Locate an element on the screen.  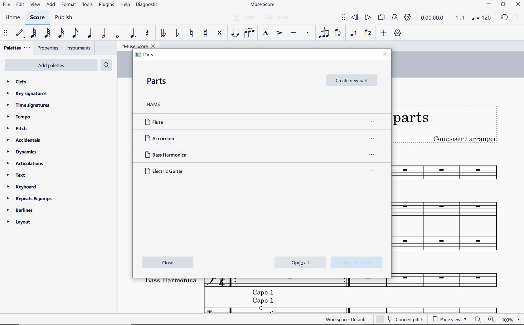
toggle sharp is located at coordinates (206, 33).